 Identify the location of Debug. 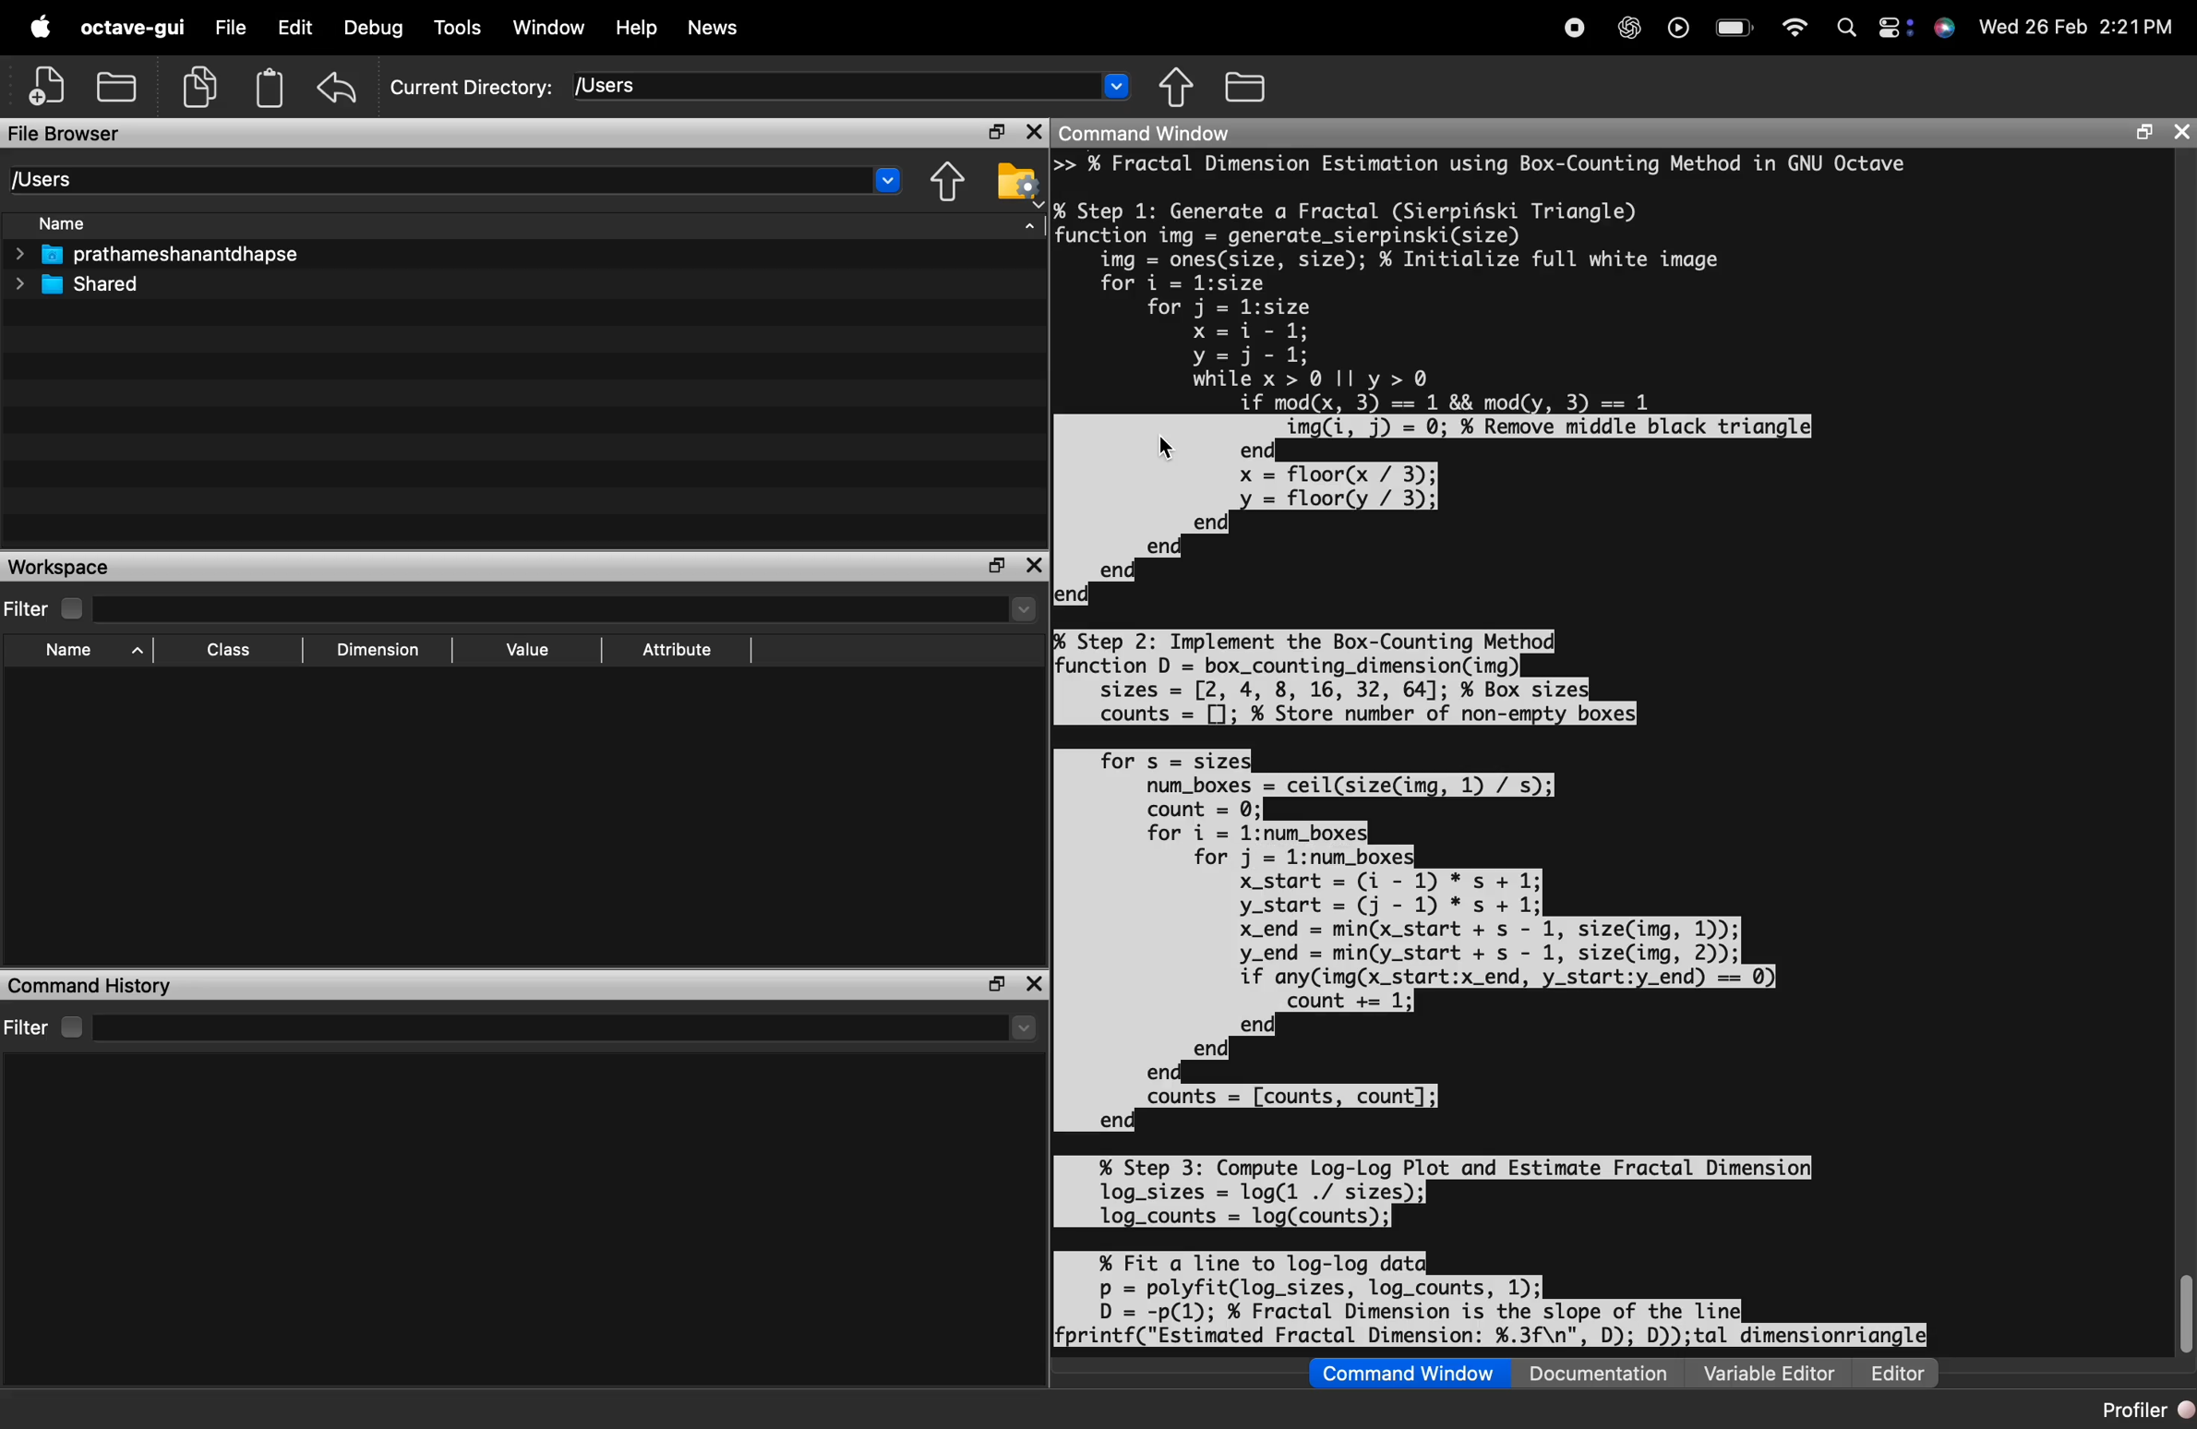
(370, 27).